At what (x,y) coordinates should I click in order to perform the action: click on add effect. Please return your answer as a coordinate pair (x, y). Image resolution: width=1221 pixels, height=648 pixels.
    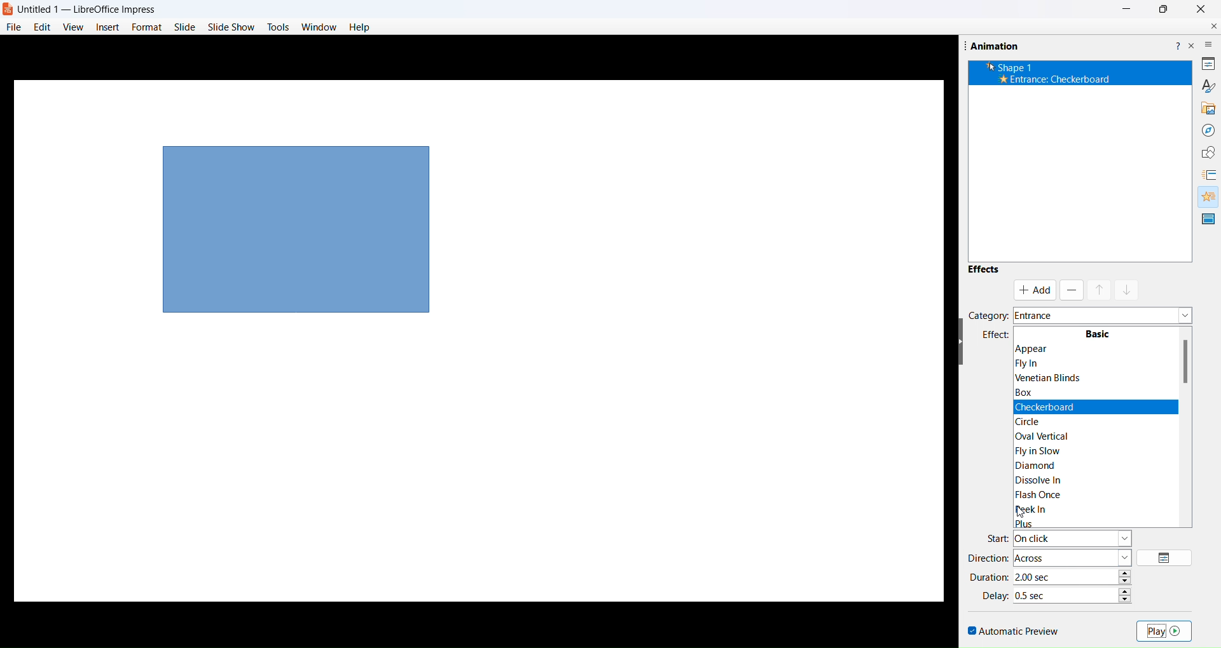
    Looking at the image, I should click on (1103, 315).